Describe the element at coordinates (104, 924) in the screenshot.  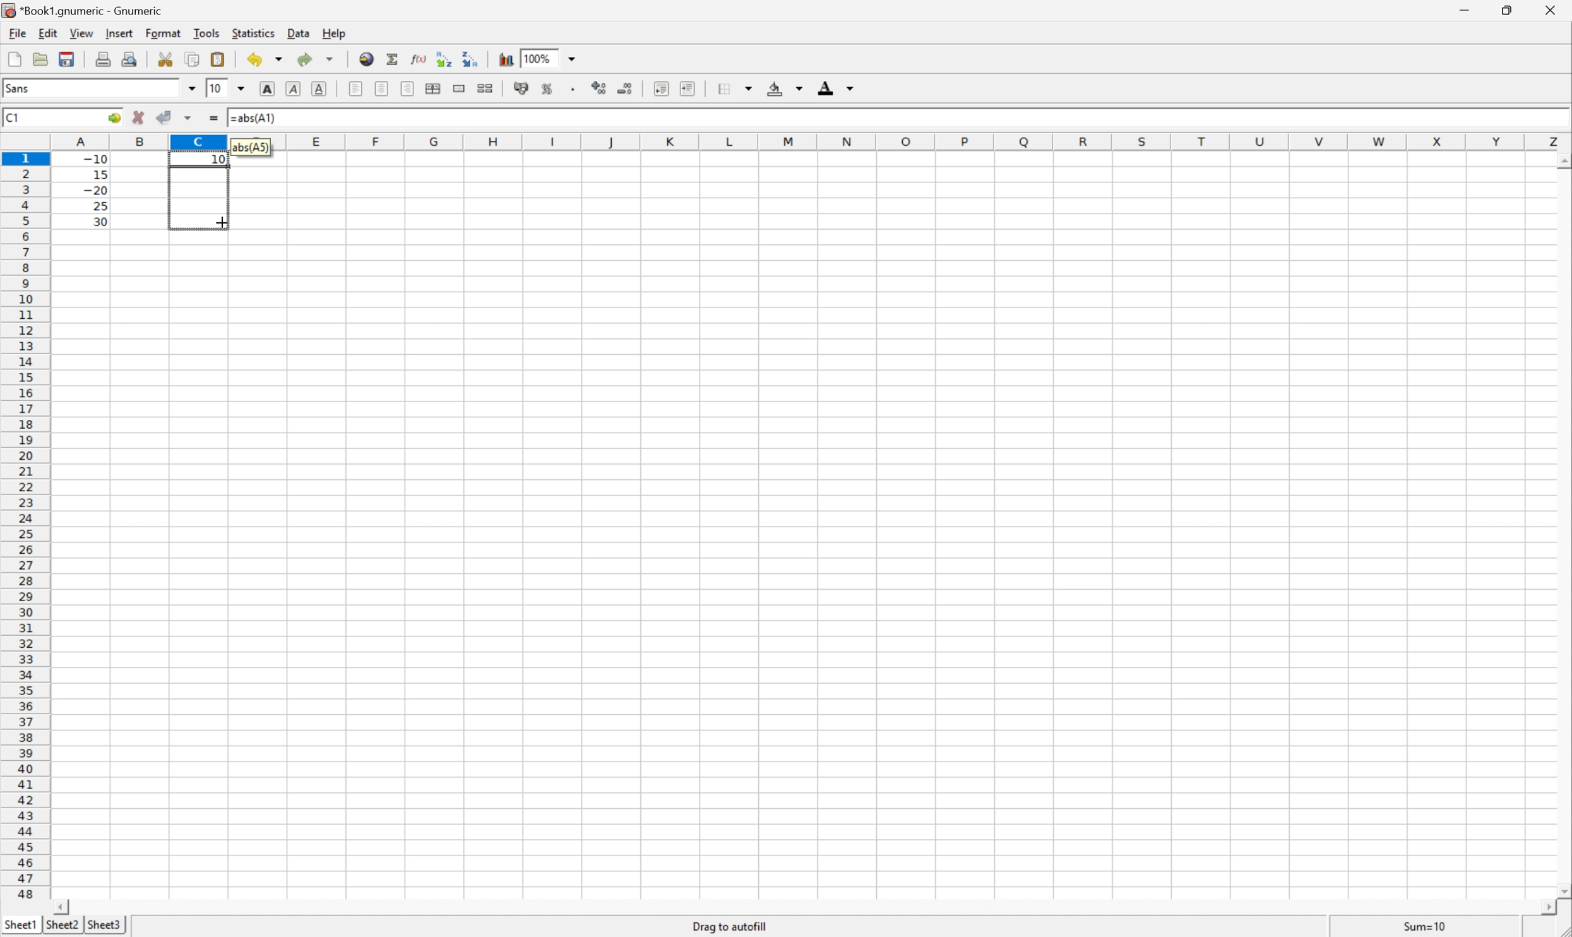
I see `Shee3` at that location.